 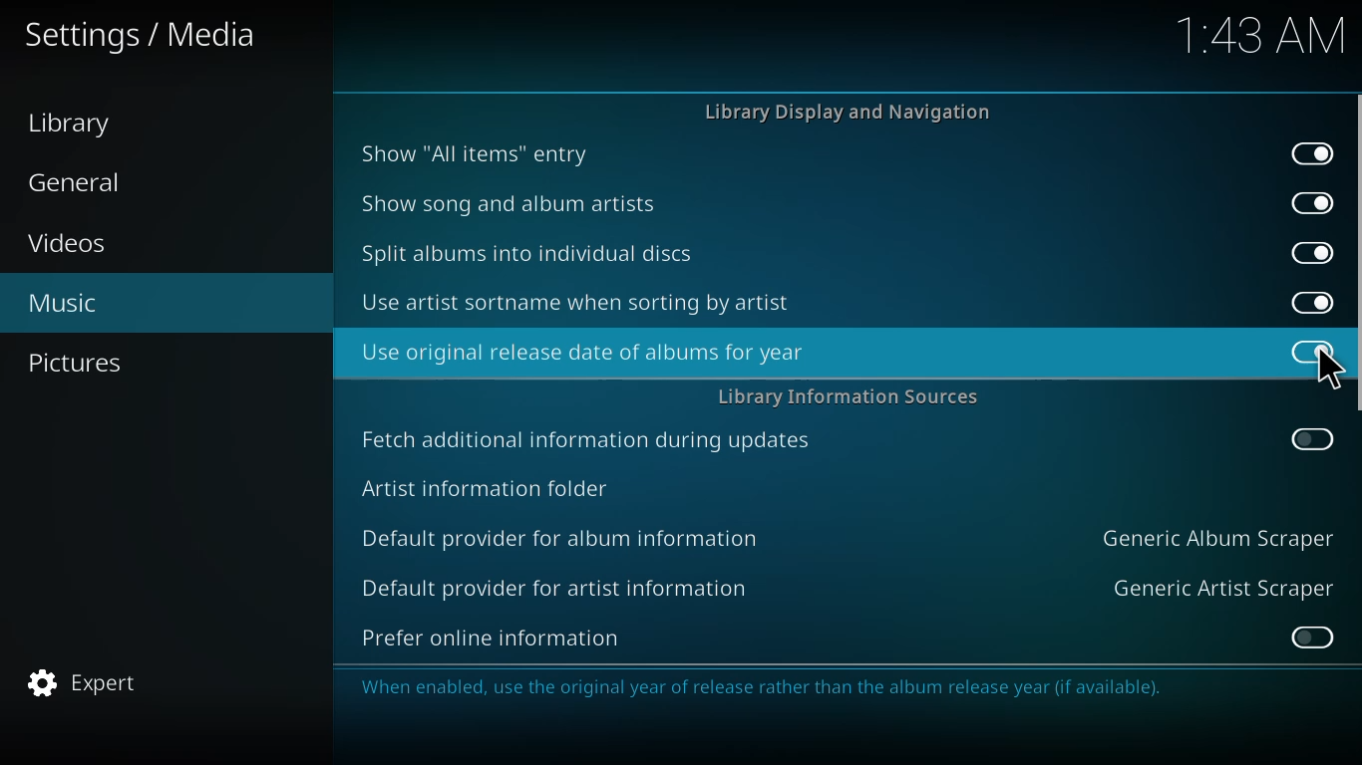 What do you see at coordinates (1309, 300) in the screenshot?
I see `enabled` at bounding box center [1309, 300].